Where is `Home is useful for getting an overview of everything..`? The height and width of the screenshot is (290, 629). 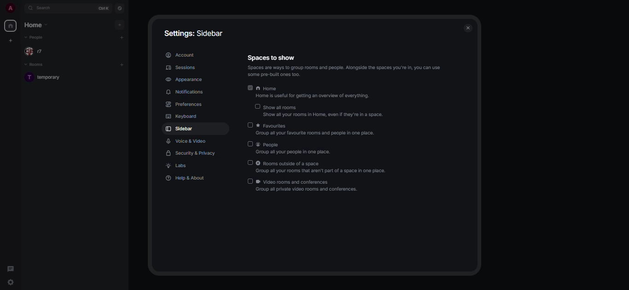 Home is useful for getting an overview of everything.. is located at coordinates (317, 97).